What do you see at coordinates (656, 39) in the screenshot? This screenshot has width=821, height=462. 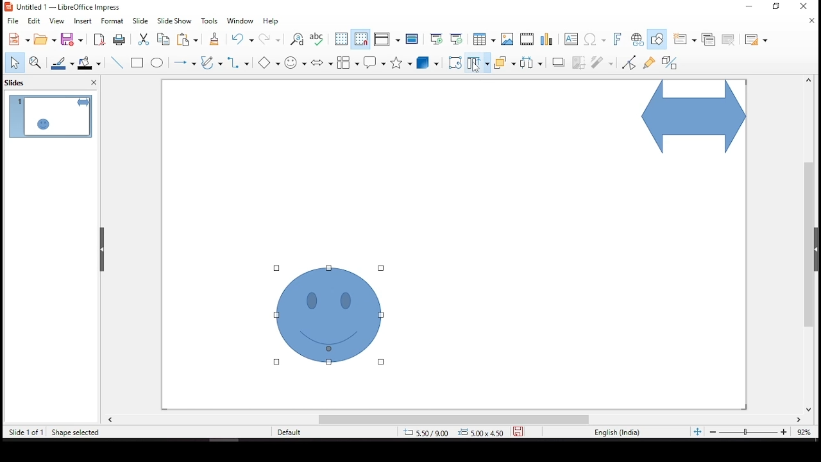 I see `show draw functions` at bounding box center [656, 39].